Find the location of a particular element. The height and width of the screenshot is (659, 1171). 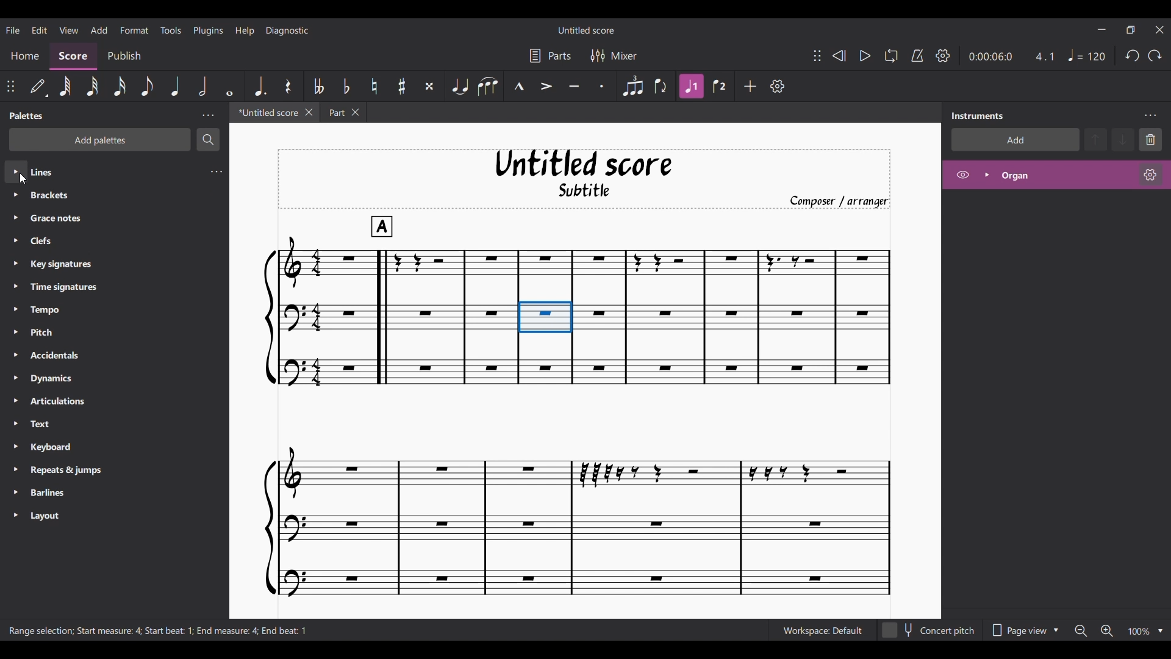

64th note is located at coordinates (65, 87).